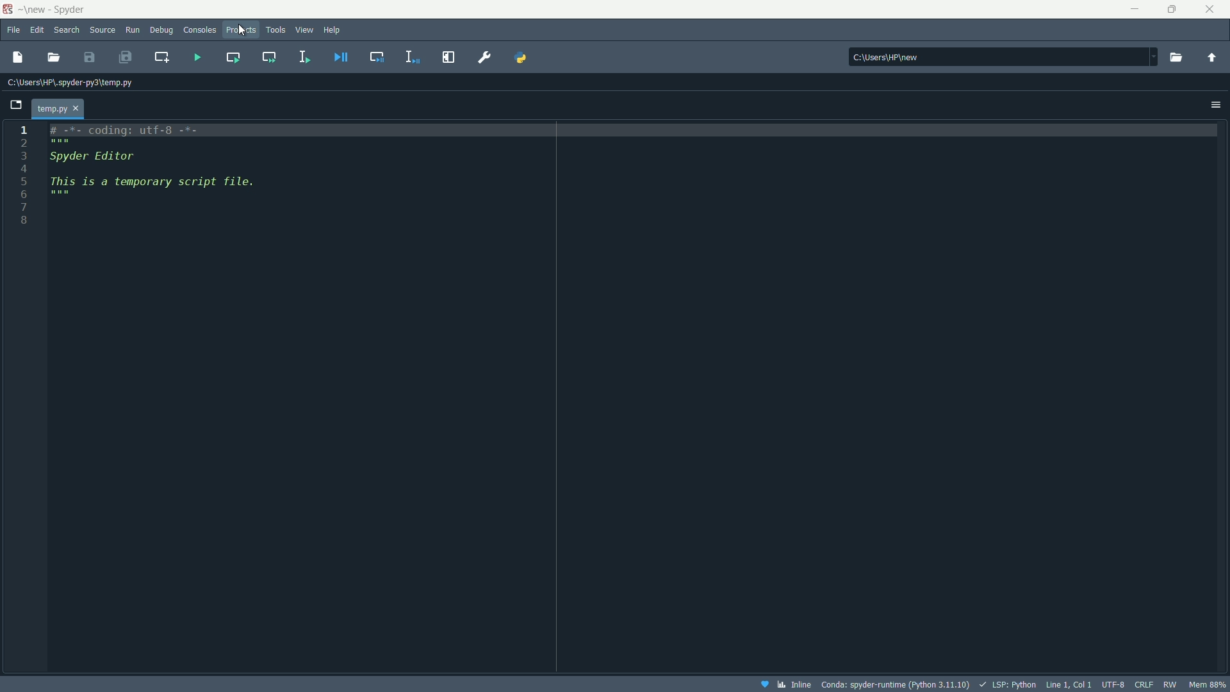 The height and width of the screenshot is (692, 1230). Describe the element at coordinates (57, 109) in the screenshot. I see `temp.py` at that location.